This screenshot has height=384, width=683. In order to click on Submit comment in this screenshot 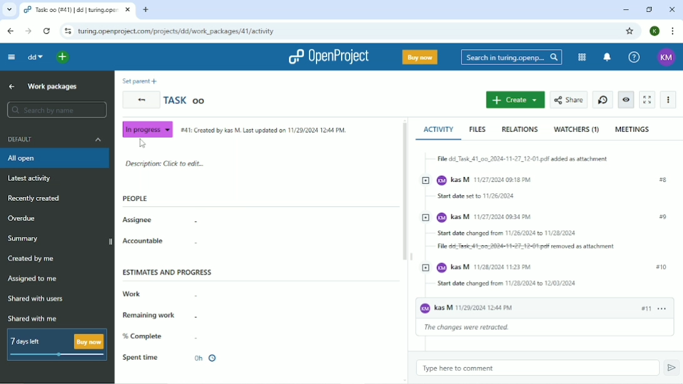, I will do `click(673, 368)`.